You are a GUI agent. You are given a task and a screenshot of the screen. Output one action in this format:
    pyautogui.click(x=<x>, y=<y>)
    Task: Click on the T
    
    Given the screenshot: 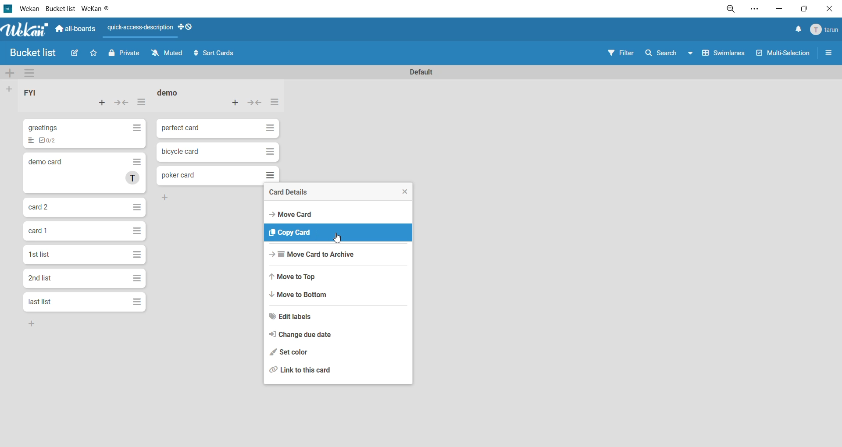 What is the action you would take?
    pyautogui.click(x=132, y=180)
    